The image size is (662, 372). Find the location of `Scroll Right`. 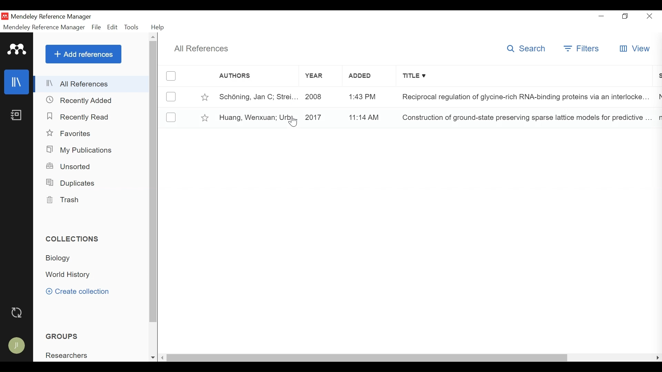

Scroll Right is located at coordinates (658, 358).